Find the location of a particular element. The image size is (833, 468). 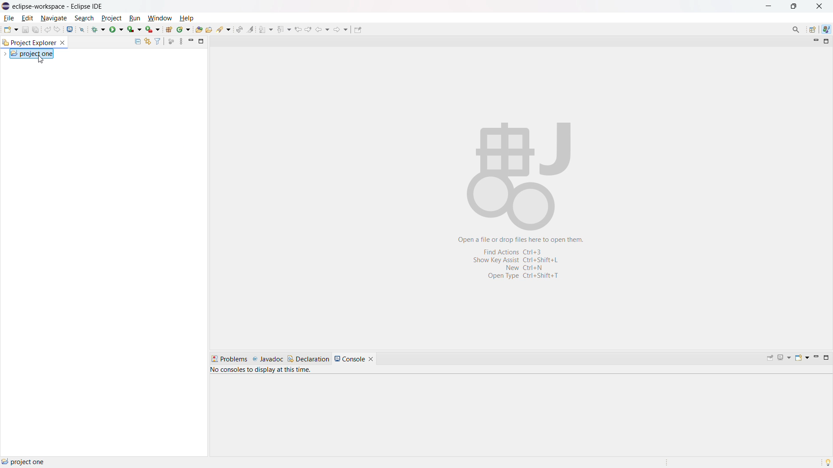

java is located at coordinates (826, 29).